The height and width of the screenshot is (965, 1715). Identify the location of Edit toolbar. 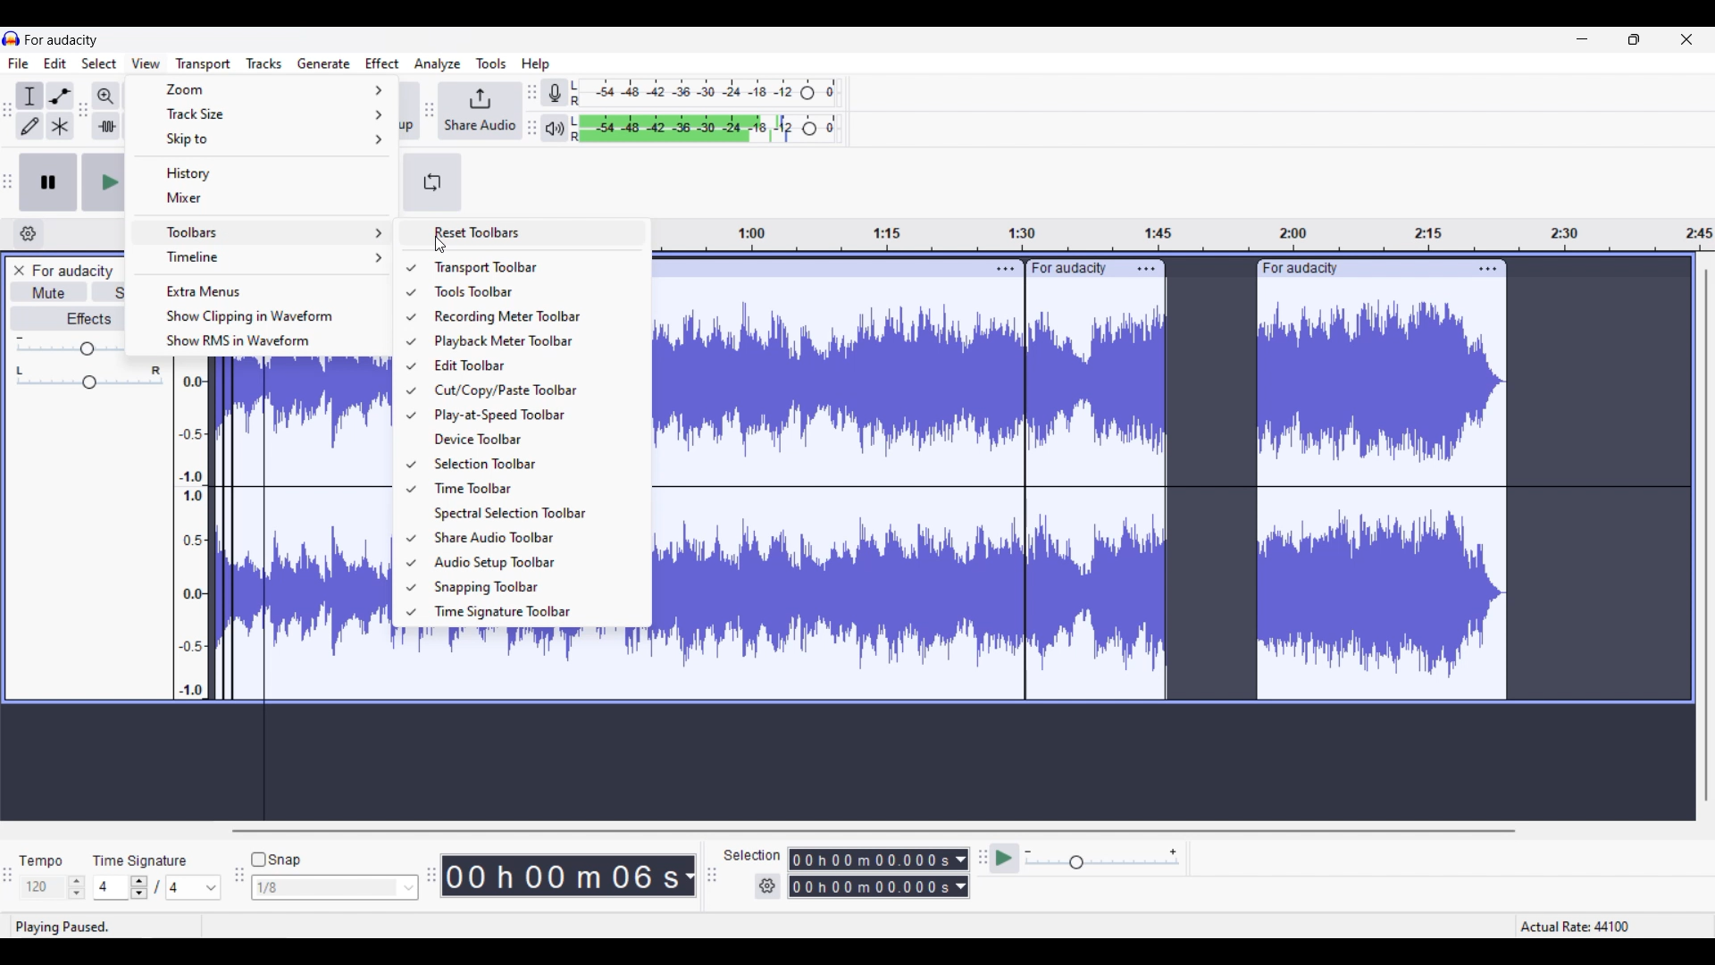
(530, 365).